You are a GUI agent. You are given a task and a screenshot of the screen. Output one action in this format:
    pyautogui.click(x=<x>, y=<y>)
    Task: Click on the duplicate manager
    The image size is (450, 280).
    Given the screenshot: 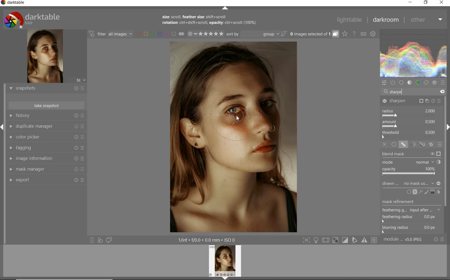 What is the action you would take?
    pyautogui.click(x=46, y=127)
    